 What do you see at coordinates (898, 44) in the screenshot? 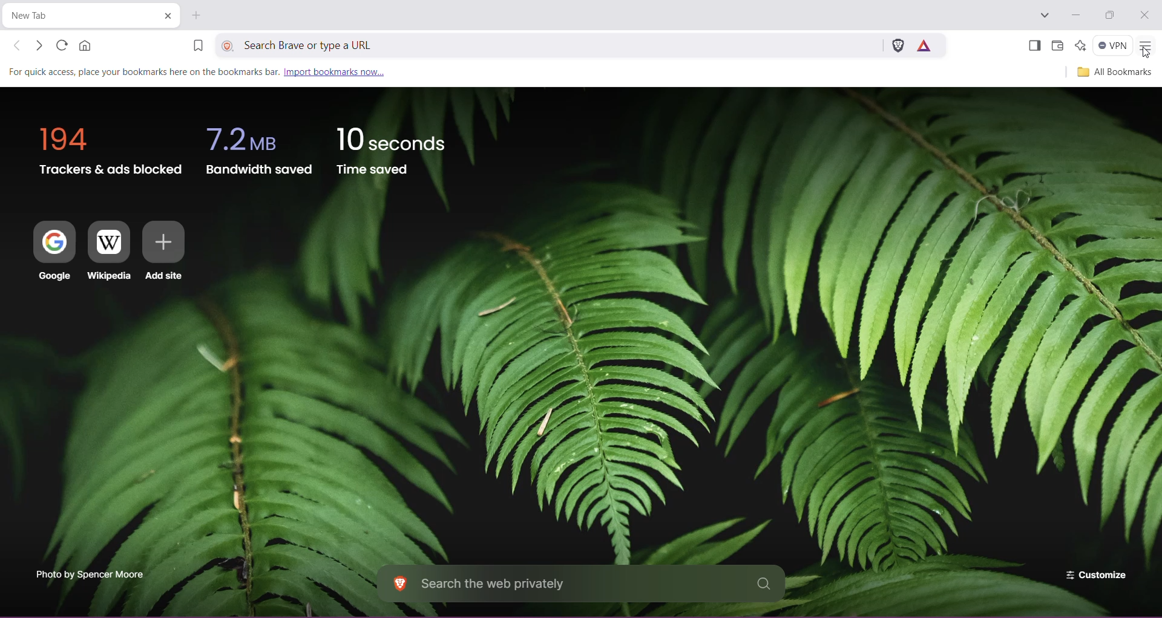
I see `Brave Shields` at bounding box center [898, 44].